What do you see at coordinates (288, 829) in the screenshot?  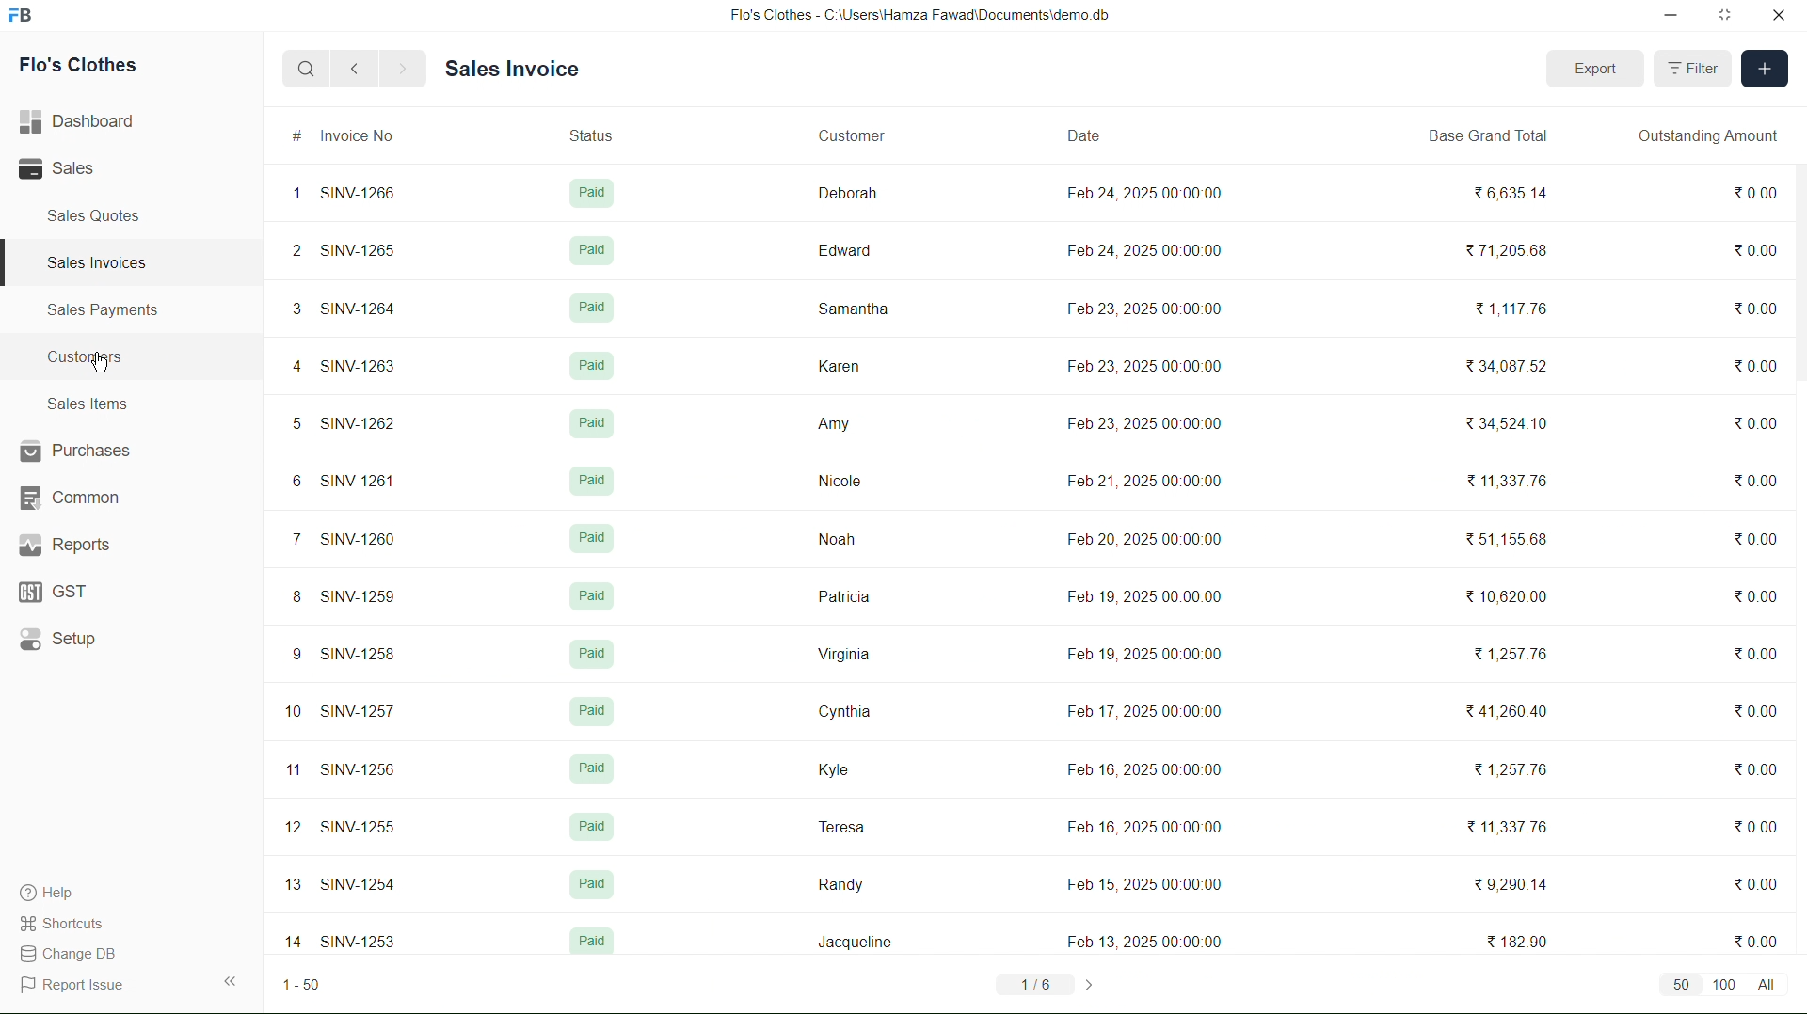 I see `12` at bounding box center [288, 829].